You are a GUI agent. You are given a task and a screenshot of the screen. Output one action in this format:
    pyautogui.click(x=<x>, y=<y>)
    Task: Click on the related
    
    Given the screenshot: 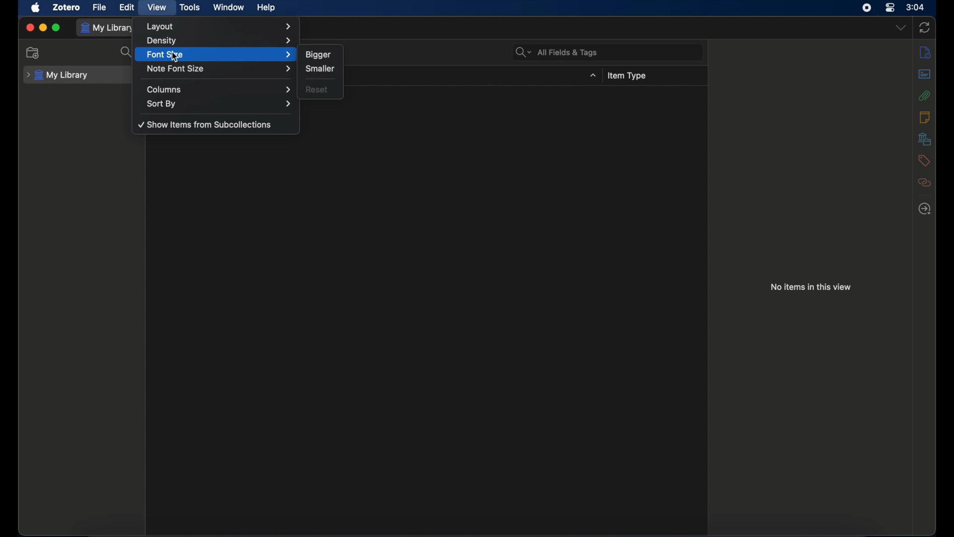 What is the action you would take?
    pyautogui.click(x=924, y=182)
    